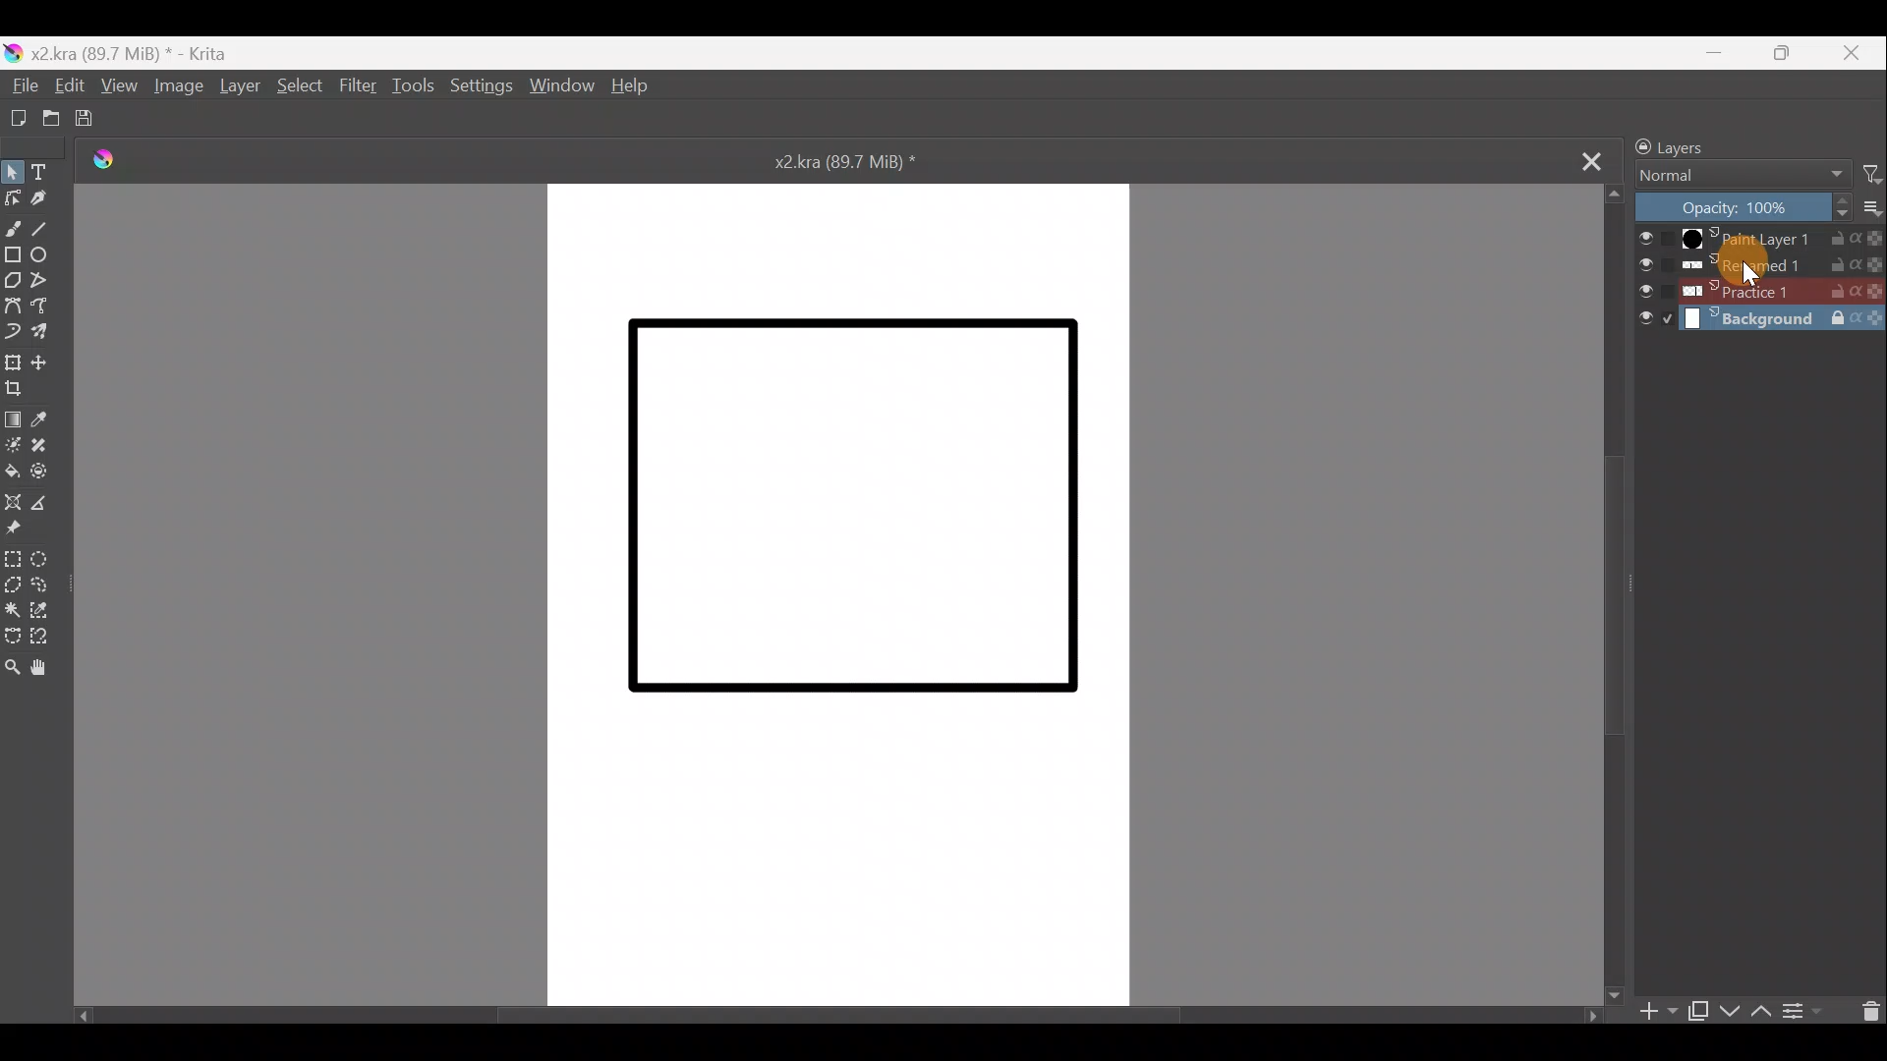 This screenshot has width=1887, height=1061. I want to click on Sample a colour from image/current layer, so click(48, 419).